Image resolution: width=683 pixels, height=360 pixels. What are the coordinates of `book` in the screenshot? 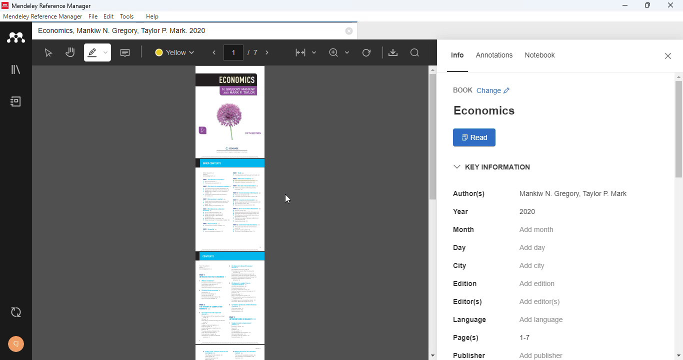 It's located at (462, 89).